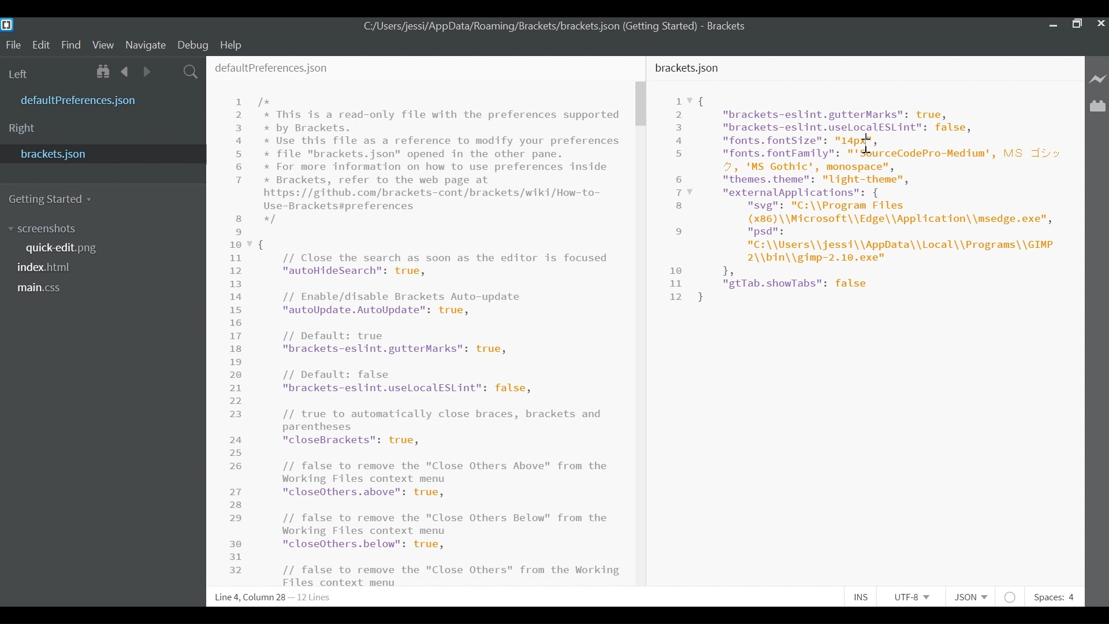 This screenshot has height=624, width=1109. What do you see at coordinates (145, 46) in the screenshot?
I see `Navigate` at bounding box center [145, 46].